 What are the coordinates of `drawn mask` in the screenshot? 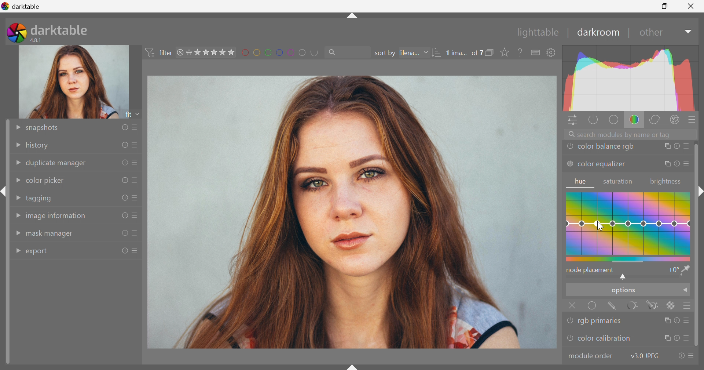 It's located at (614, 306).